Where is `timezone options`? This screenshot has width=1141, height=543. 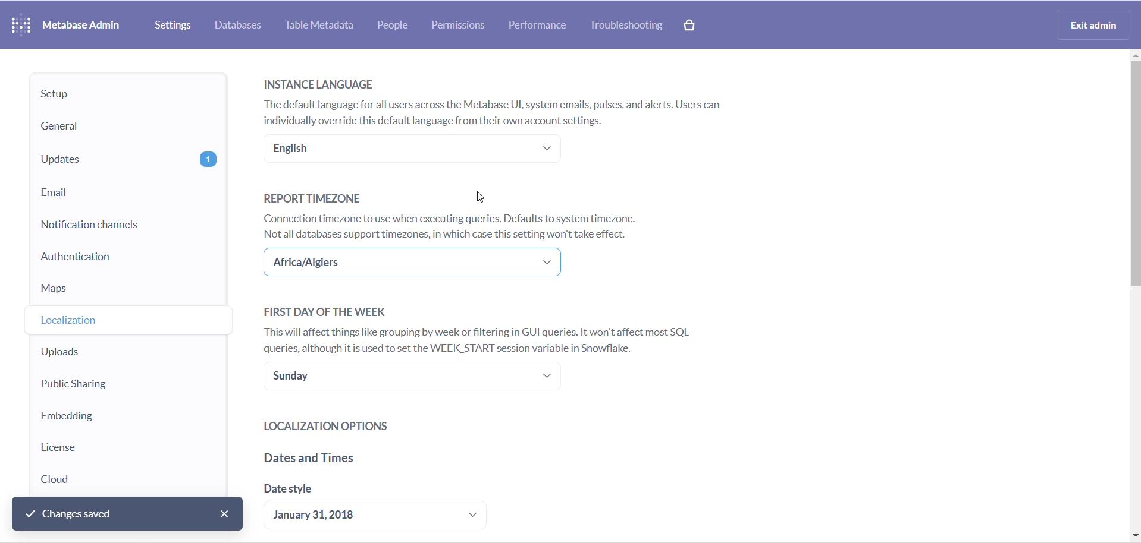
timezone options is located at coordinates (418, 263).